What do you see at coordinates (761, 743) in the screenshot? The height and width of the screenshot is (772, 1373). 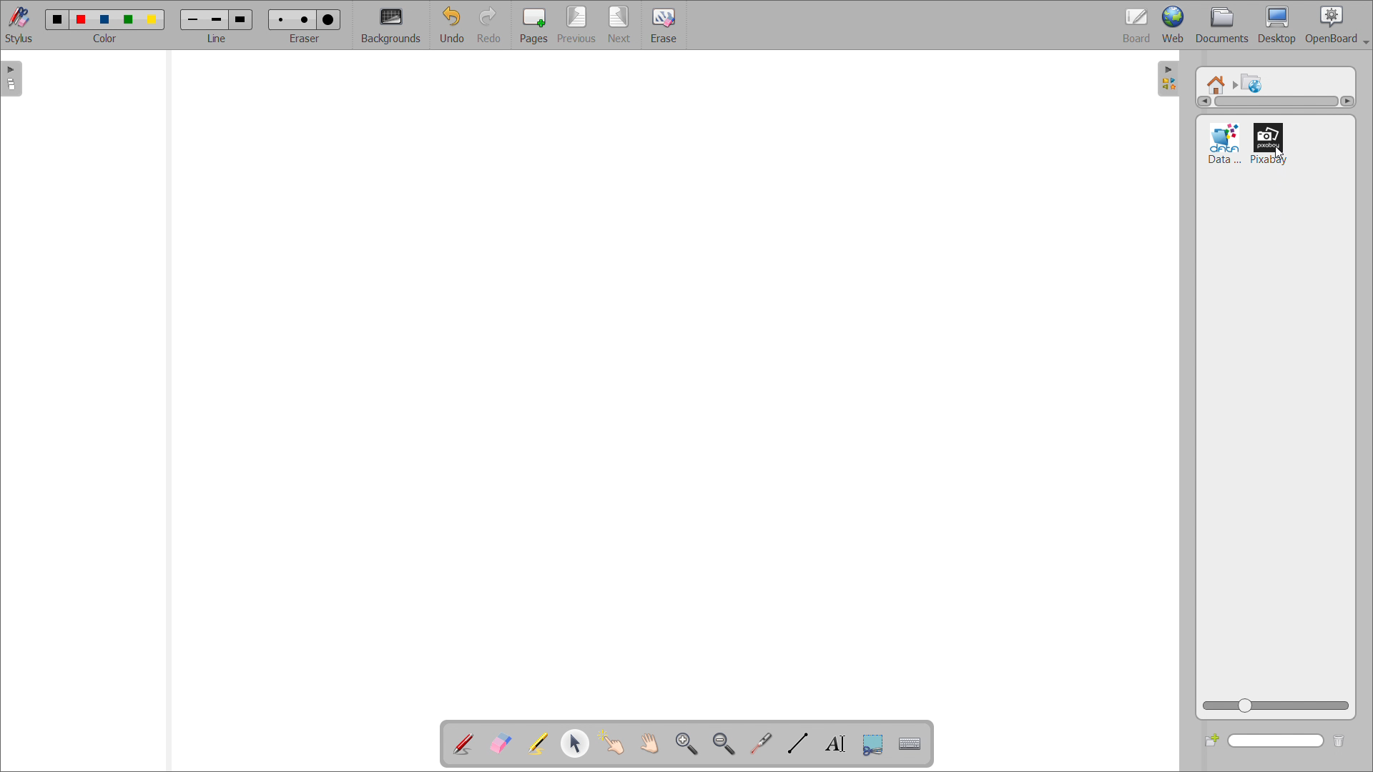 I see `virtual laser pointer` at bounding box center [761, 743].